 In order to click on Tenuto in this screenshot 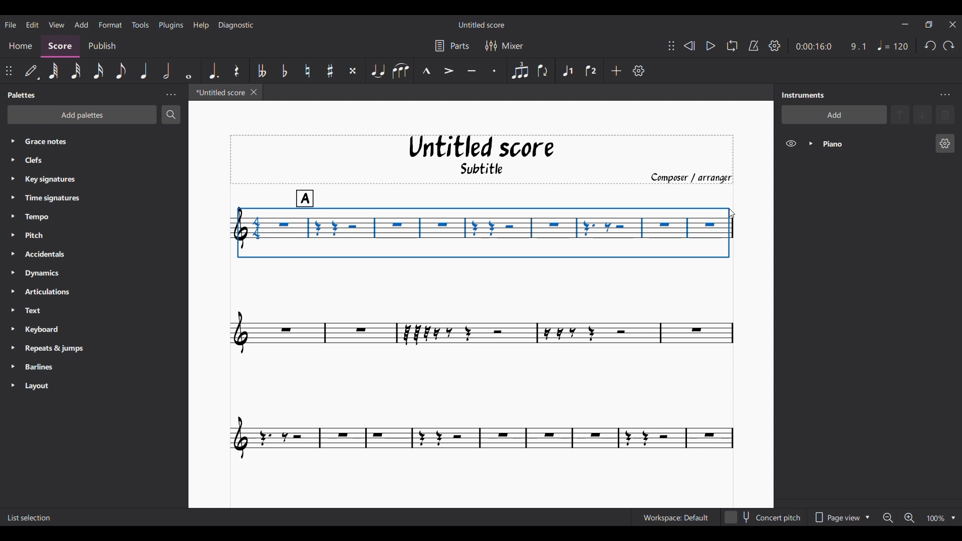, I will do `click(471, 70)`.